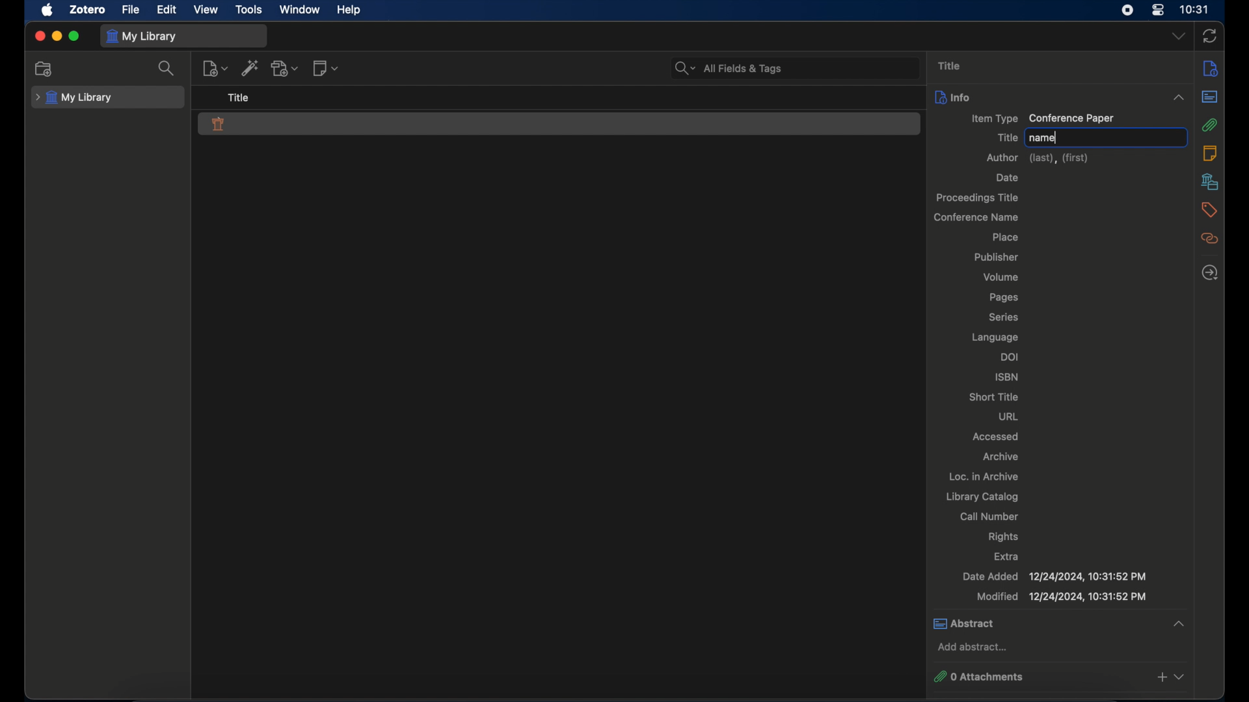 This screenshot has width=1249, height=702. I want to click on modified, so click(1063, 597).